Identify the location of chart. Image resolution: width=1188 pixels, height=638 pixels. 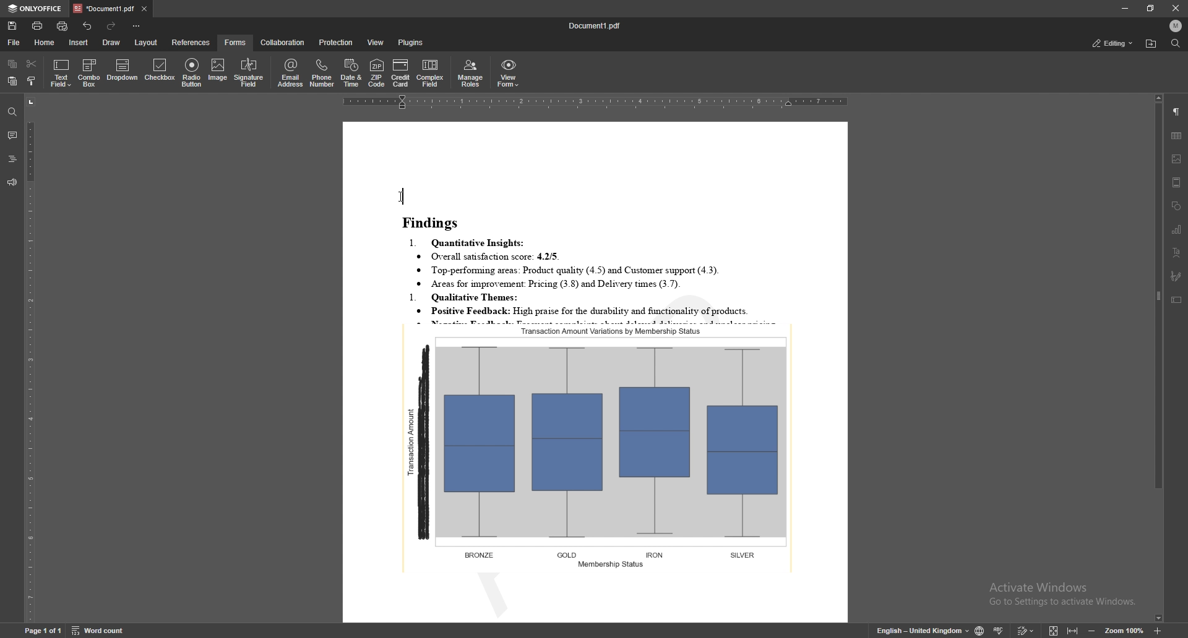
(1177, 229).